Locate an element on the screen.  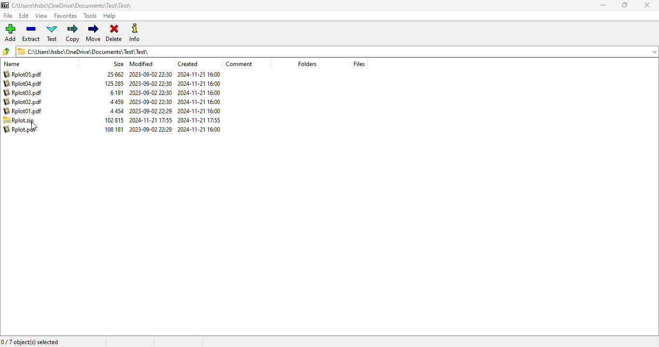
file is located at coordinates (8, 16).